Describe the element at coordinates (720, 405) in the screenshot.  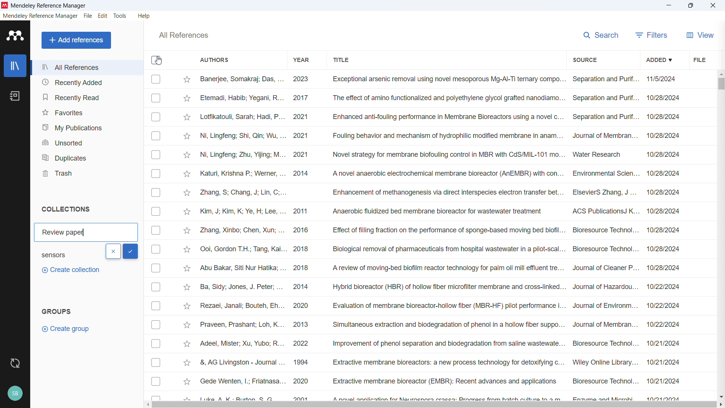
I see `Scroll right ` at that location.